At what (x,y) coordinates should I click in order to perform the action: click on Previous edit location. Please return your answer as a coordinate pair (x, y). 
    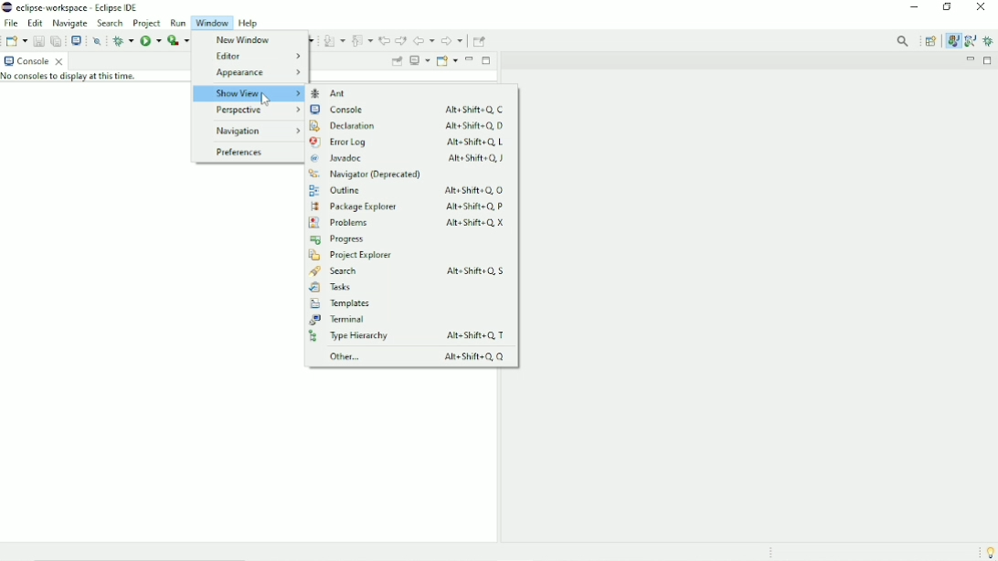
    Looking at the image, I should click on (384, 41).